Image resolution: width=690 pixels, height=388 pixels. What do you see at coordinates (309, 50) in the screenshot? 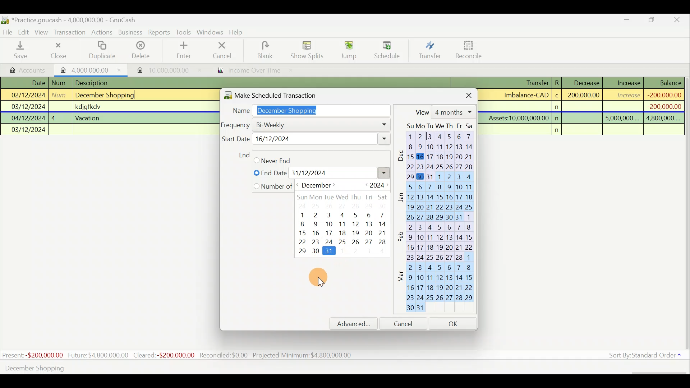
I see `Show splits` at bounding box center [309, 50].